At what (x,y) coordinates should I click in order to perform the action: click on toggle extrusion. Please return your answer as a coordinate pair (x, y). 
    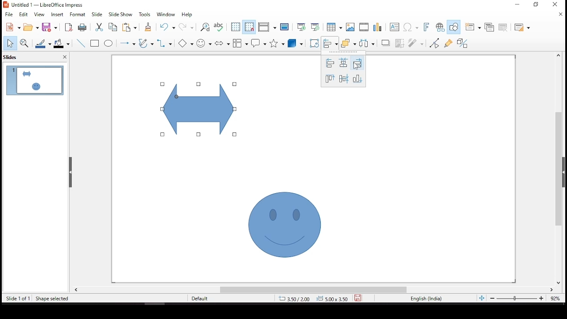
    Looking at the image, I should click on (462, 43).